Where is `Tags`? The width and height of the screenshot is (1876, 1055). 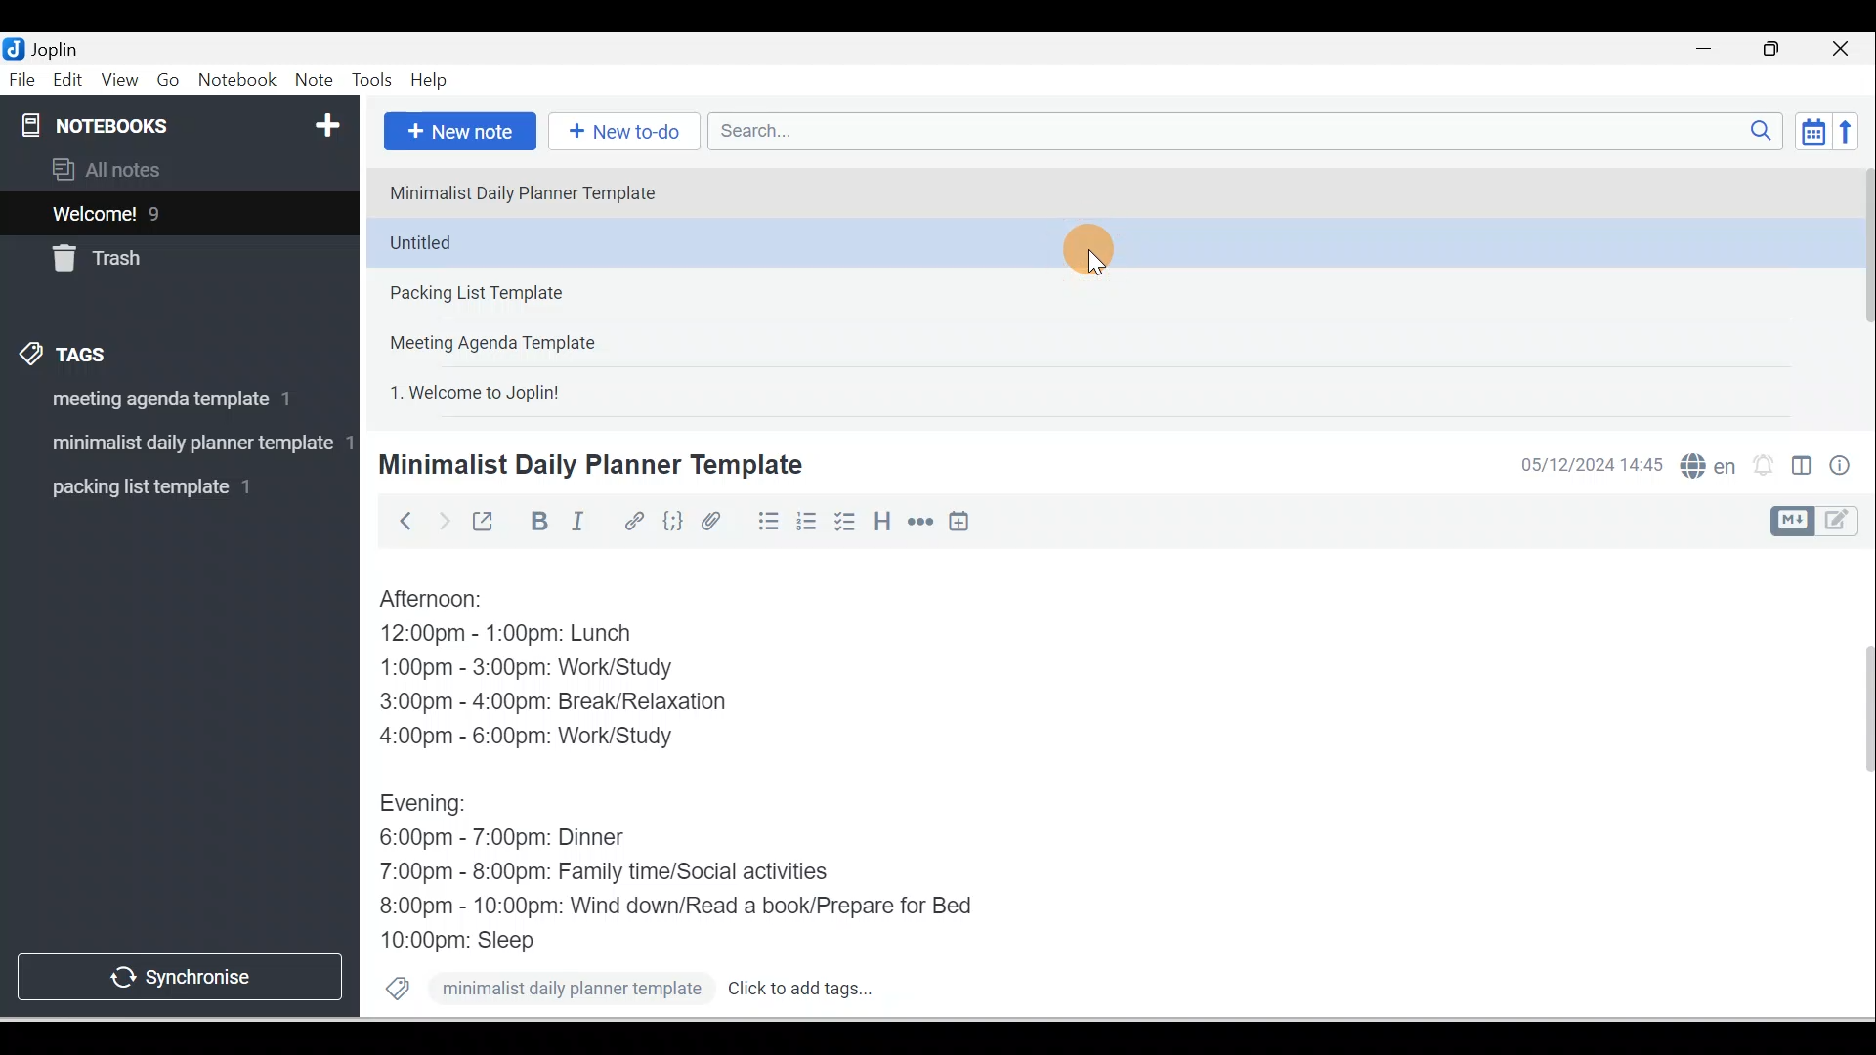
Tags is located at coordinates (69, 358).